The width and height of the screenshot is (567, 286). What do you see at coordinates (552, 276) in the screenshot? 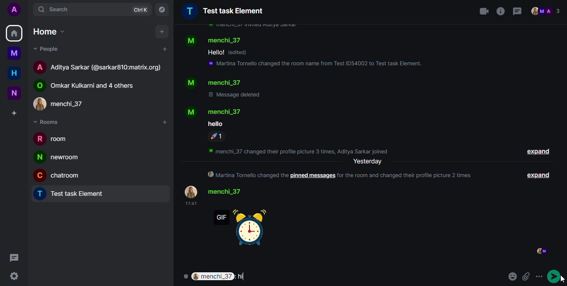
I see `send` at bounding box center [552, 276].